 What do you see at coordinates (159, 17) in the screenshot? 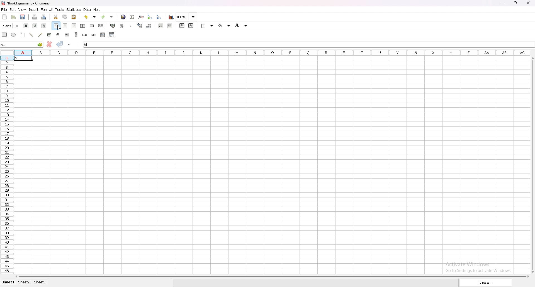
I see `sort descending` at bounding box center [159, 17].